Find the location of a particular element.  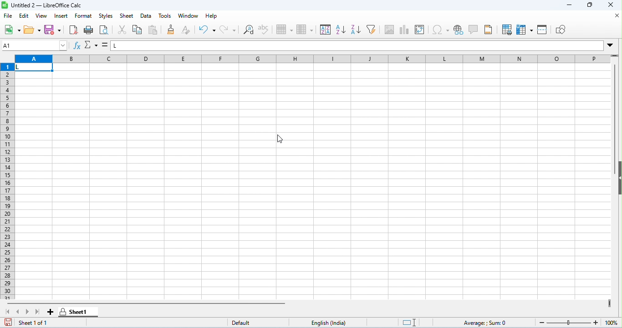

sort ascending is located at coordinates (341, 30).